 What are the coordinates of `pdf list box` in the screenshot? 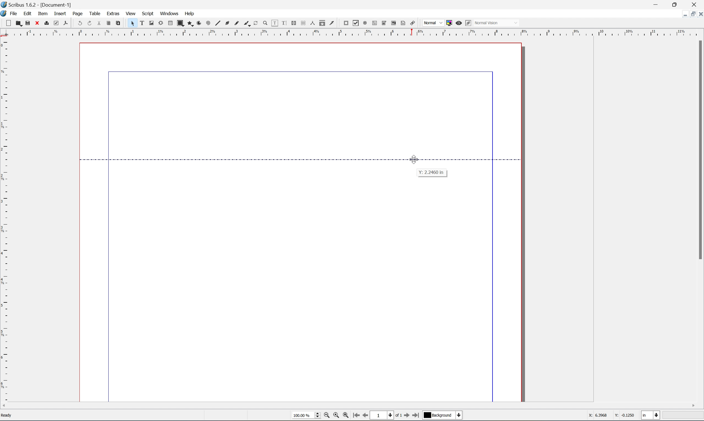 It's located at (394, 23).